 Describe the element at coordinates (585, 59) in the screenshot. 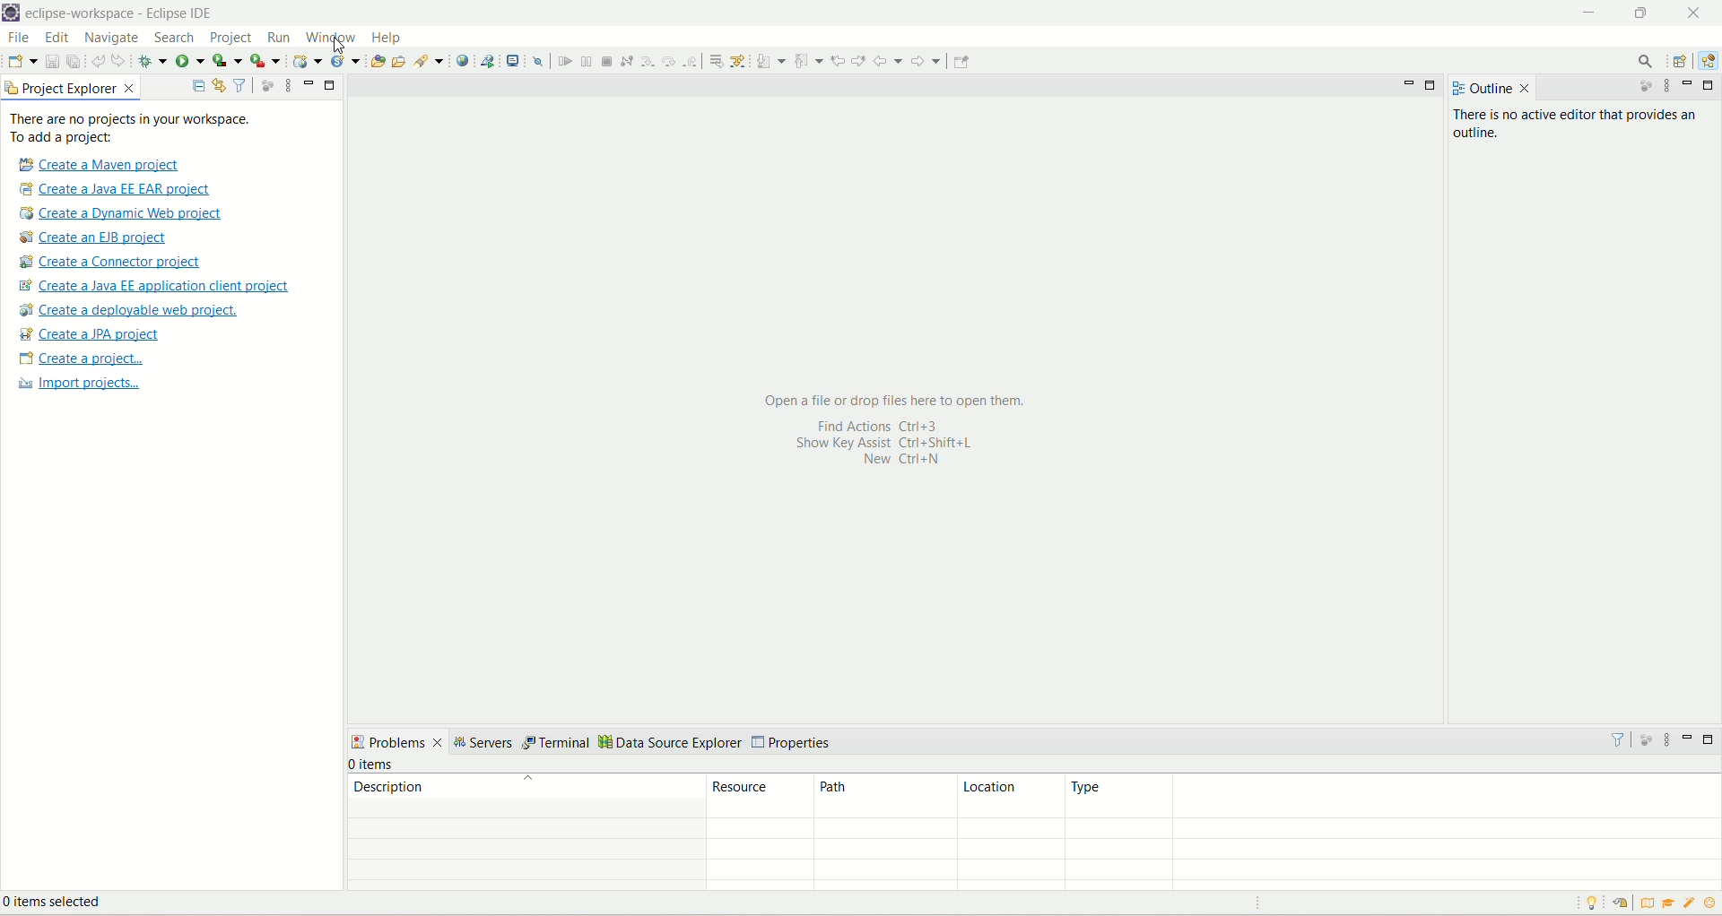

I see `suspend` at that location.